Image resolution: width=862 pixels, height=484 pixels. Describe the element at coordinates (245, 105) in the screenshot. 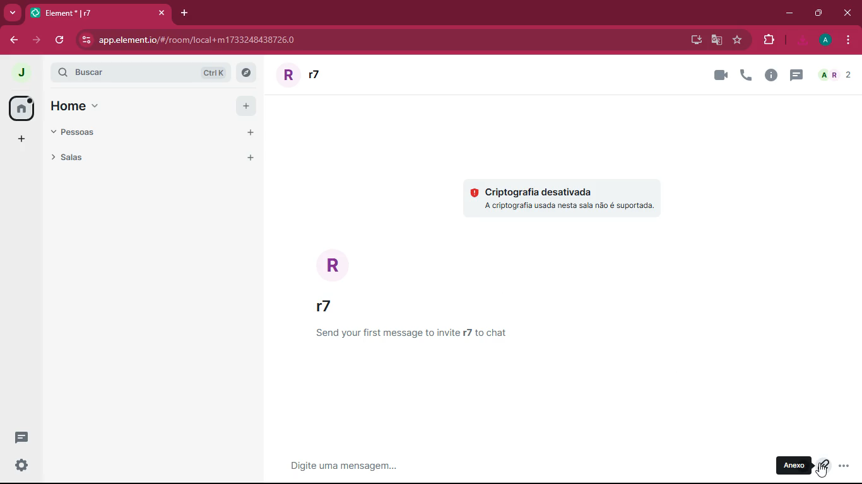

I see `add` at that location.